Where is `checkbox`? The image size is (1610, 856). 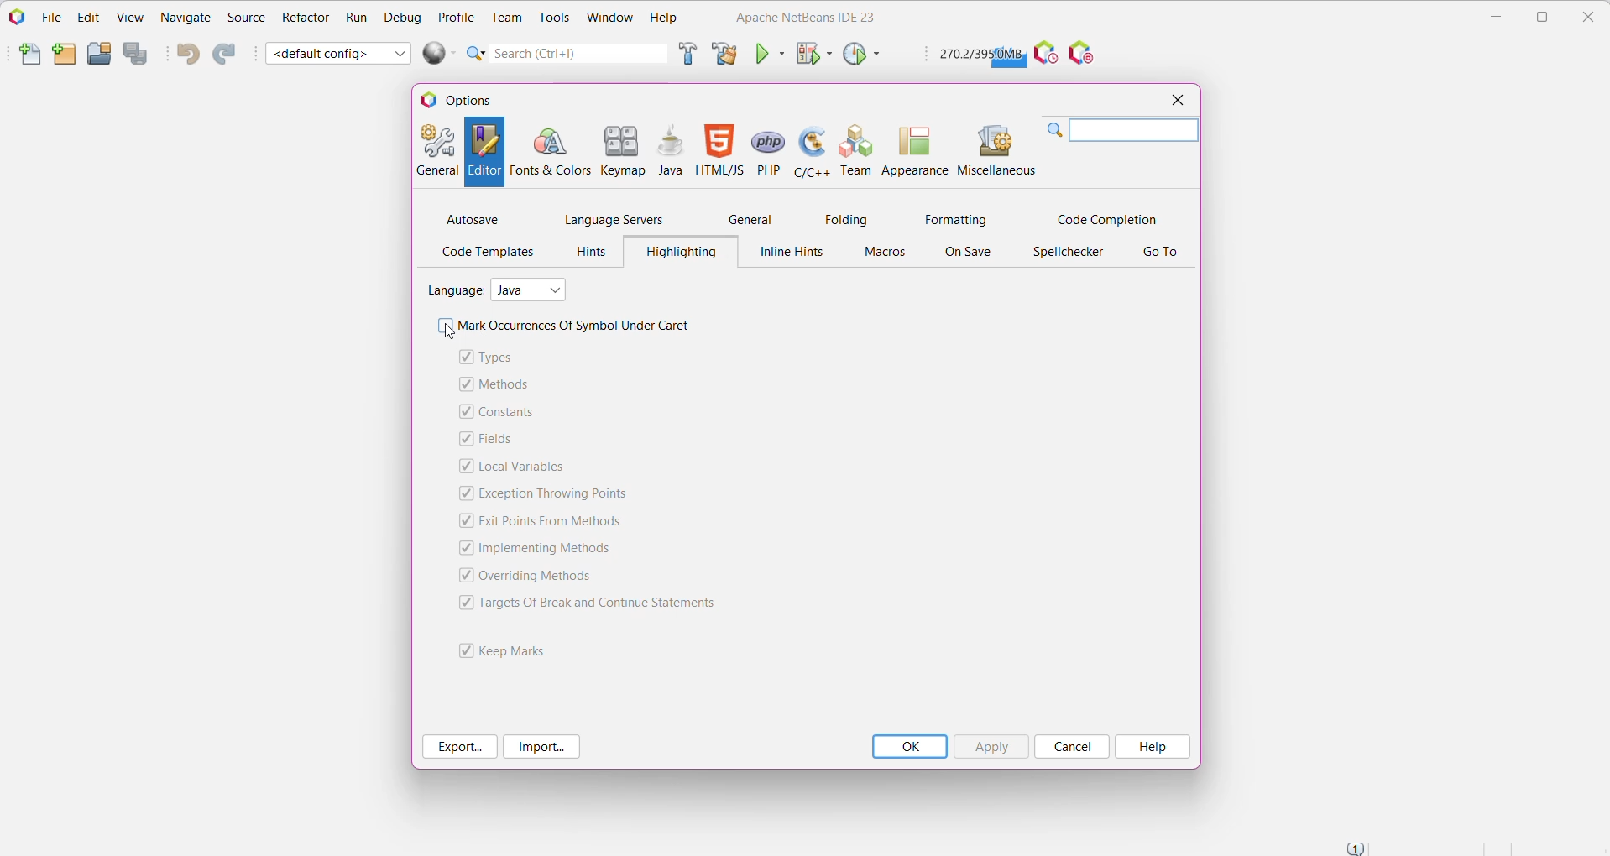
checkbox is located at coordinates (463, 602).